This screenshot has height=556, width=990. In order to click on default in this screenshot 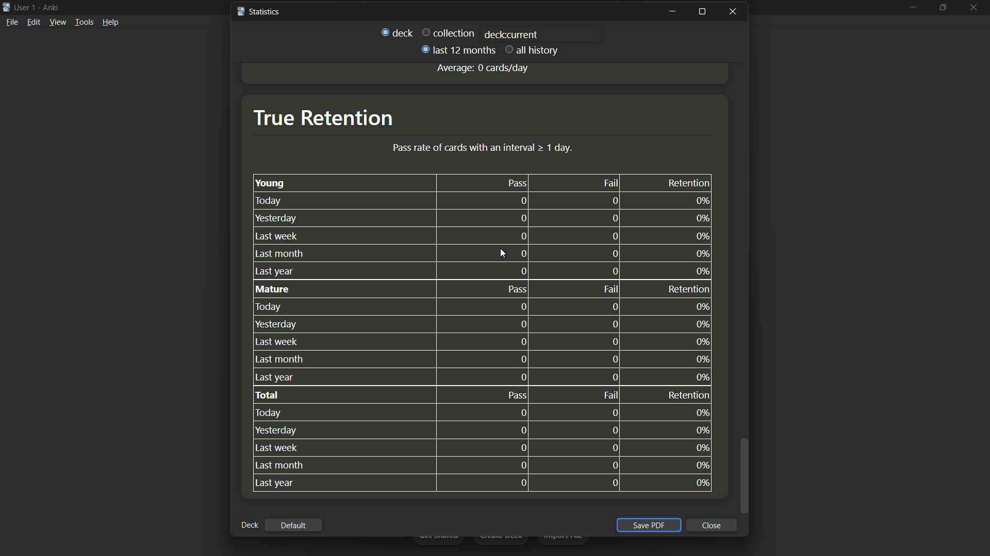, I will do `click(295, 526)`.